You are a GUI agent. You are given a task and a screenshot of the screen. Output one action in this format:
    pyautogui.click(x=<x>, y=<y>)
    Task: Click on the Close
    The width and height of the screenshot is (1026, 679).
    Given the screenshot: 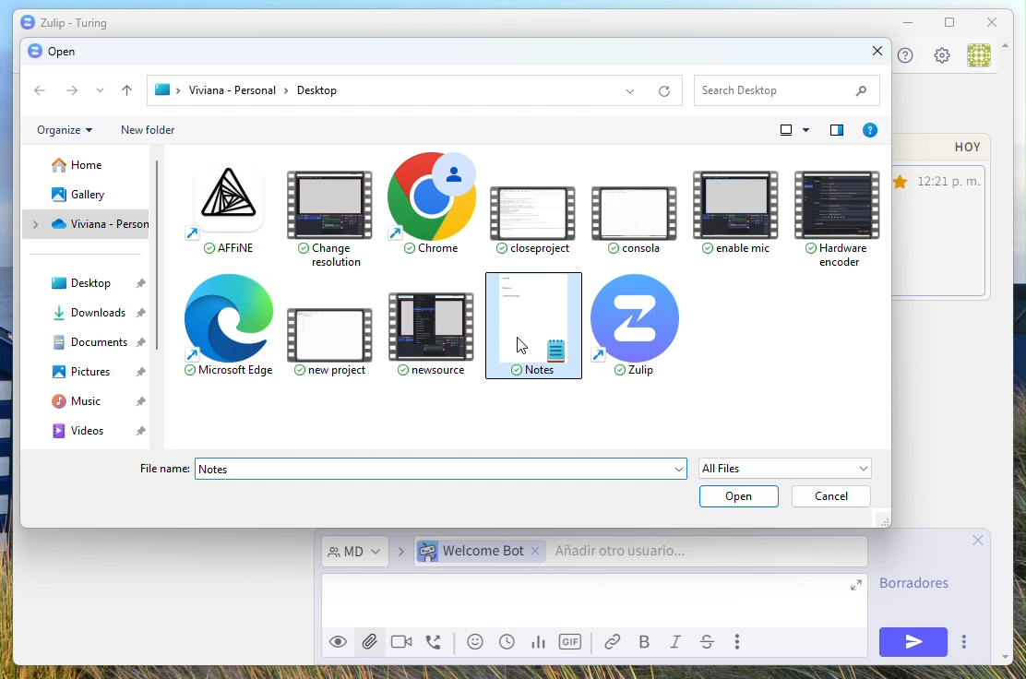 What is the action you would take?
    pyautogui.click(x=994, y=21)
    